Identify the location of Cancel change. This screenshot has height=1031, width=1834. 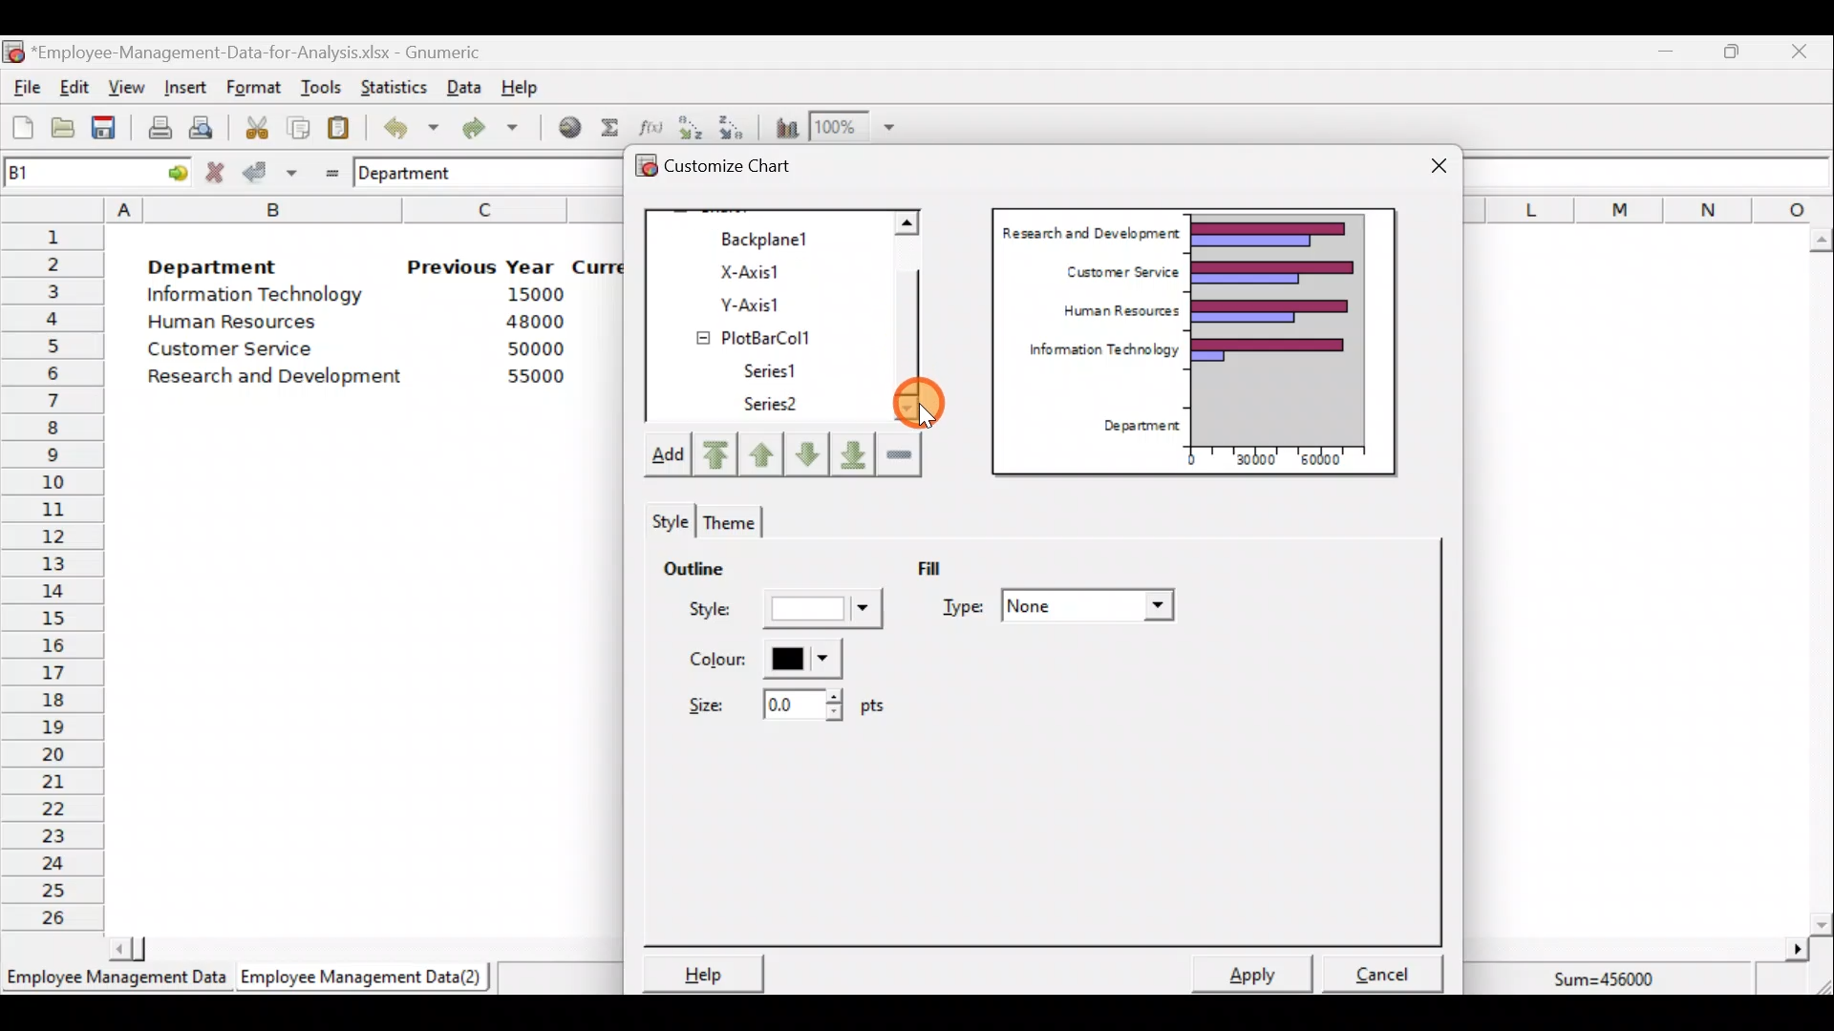
(218, 172).